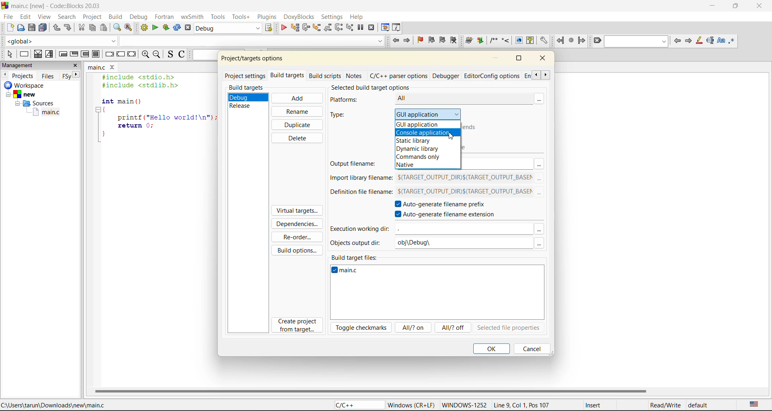 Image resolution: width=772 pixels, height=411 pixels. What do you see at coordinates (464, 406) in the screenshot?
I see `WINDOWS-1252` at bounding box center [464, 406].